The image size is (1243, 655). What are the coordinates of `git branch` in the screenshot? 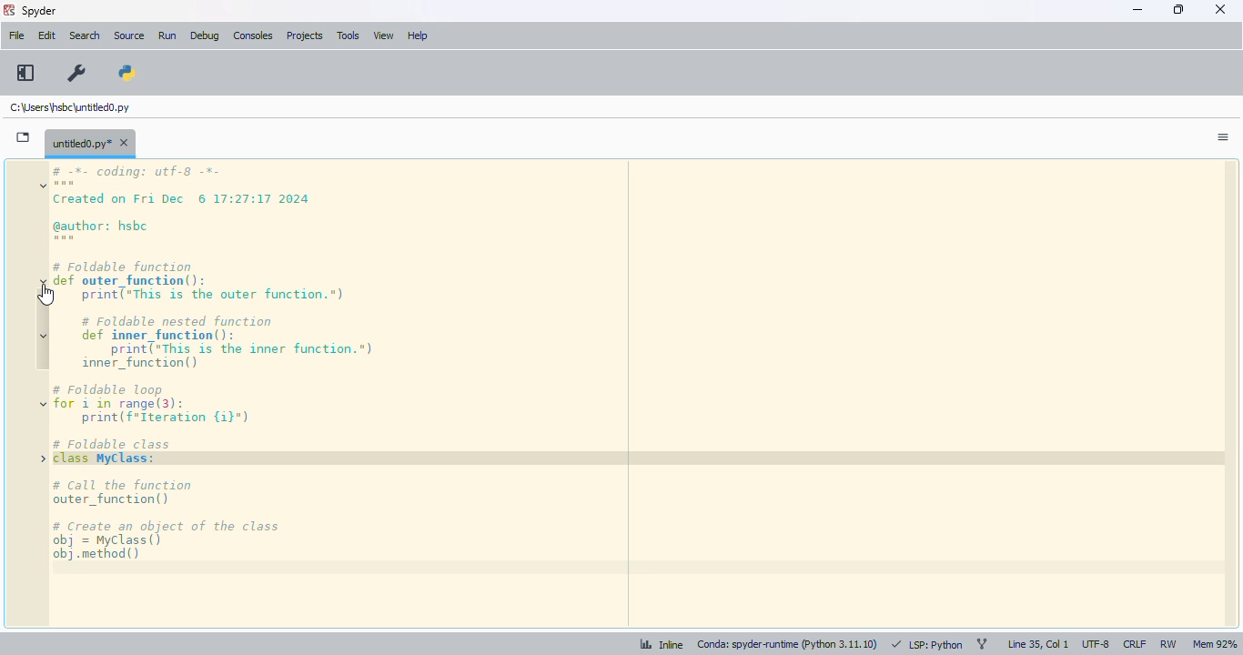 It's located at (982, 645).